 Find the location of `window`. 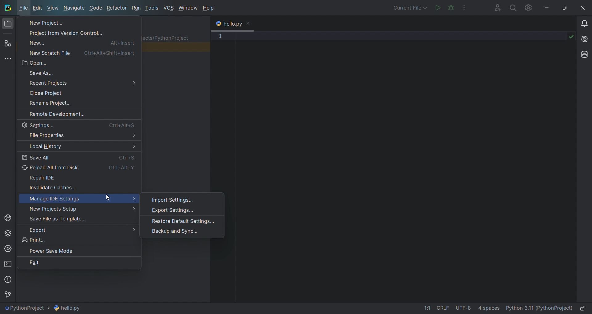

window is located at coordinates (188, 8).